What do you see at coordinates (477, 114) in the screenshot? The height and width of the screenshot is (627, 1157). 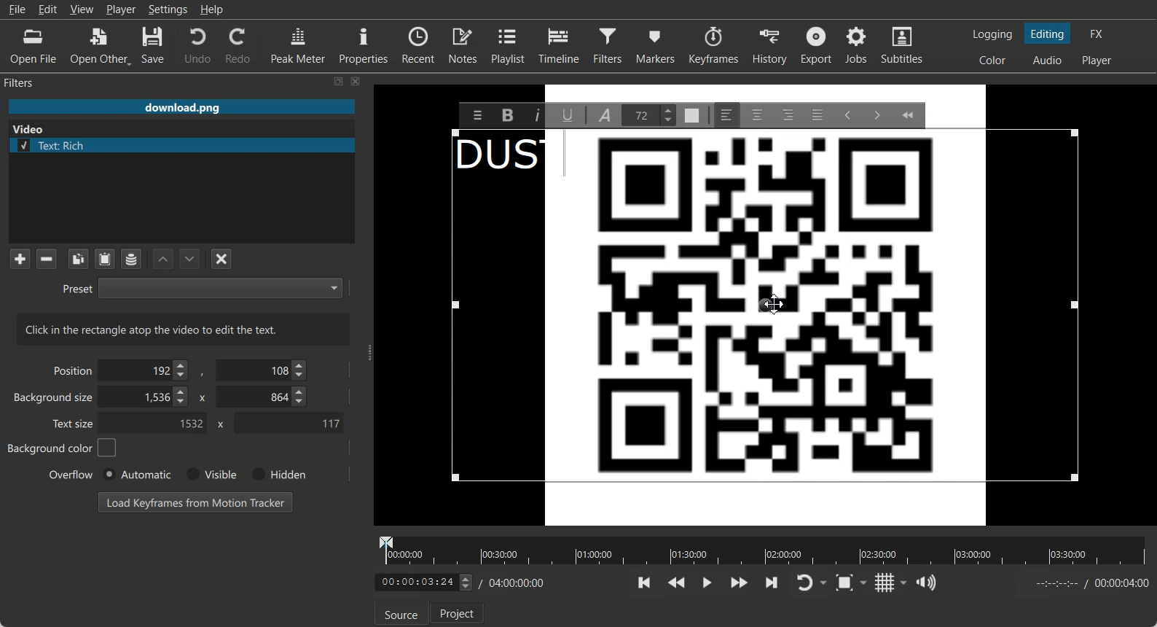 I see `Menu` at bounding box center [477, 114].